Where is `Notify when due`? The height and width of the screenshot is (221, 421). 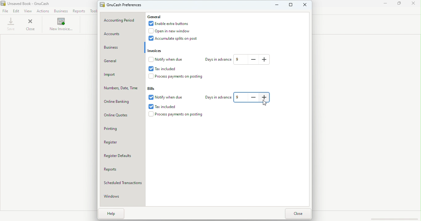
Notify when due is located at coordinates (167, 60).